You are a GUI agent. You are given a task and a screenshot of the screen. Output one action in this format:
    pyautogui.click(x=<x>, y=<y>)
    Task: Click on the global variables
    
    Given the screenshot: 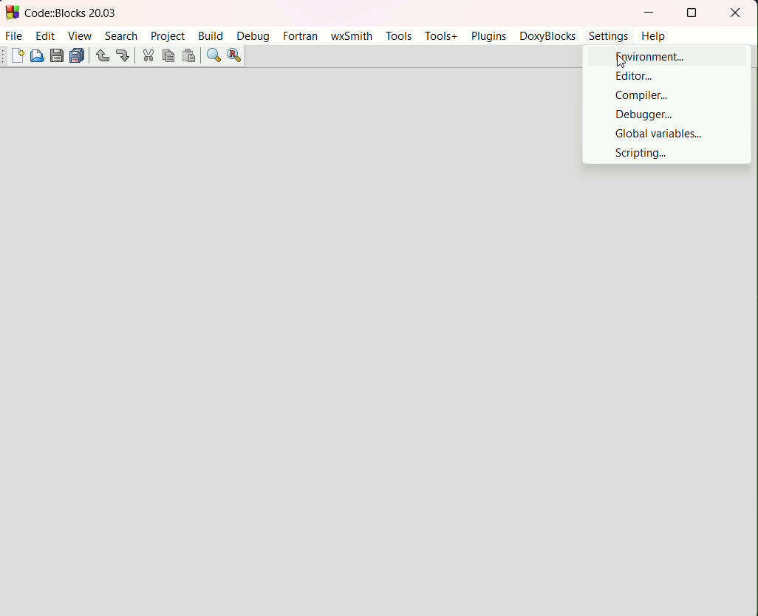 What is the action you would take?
    pyautogui.click(x=656, y=134)
    